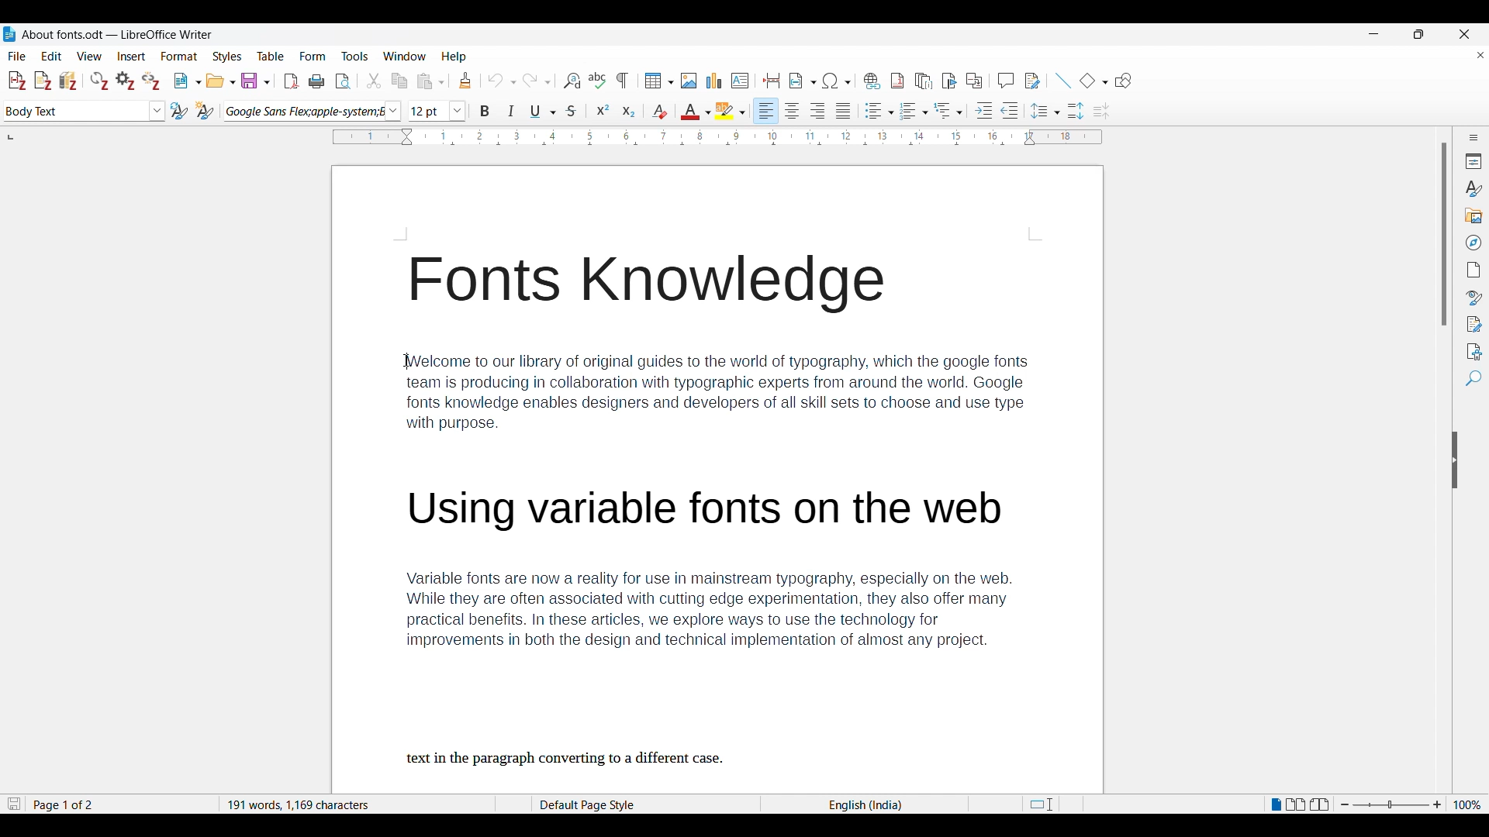  Describe the element at coordinates (803, 81) in the screenshot. I see `Insert field` at that location.